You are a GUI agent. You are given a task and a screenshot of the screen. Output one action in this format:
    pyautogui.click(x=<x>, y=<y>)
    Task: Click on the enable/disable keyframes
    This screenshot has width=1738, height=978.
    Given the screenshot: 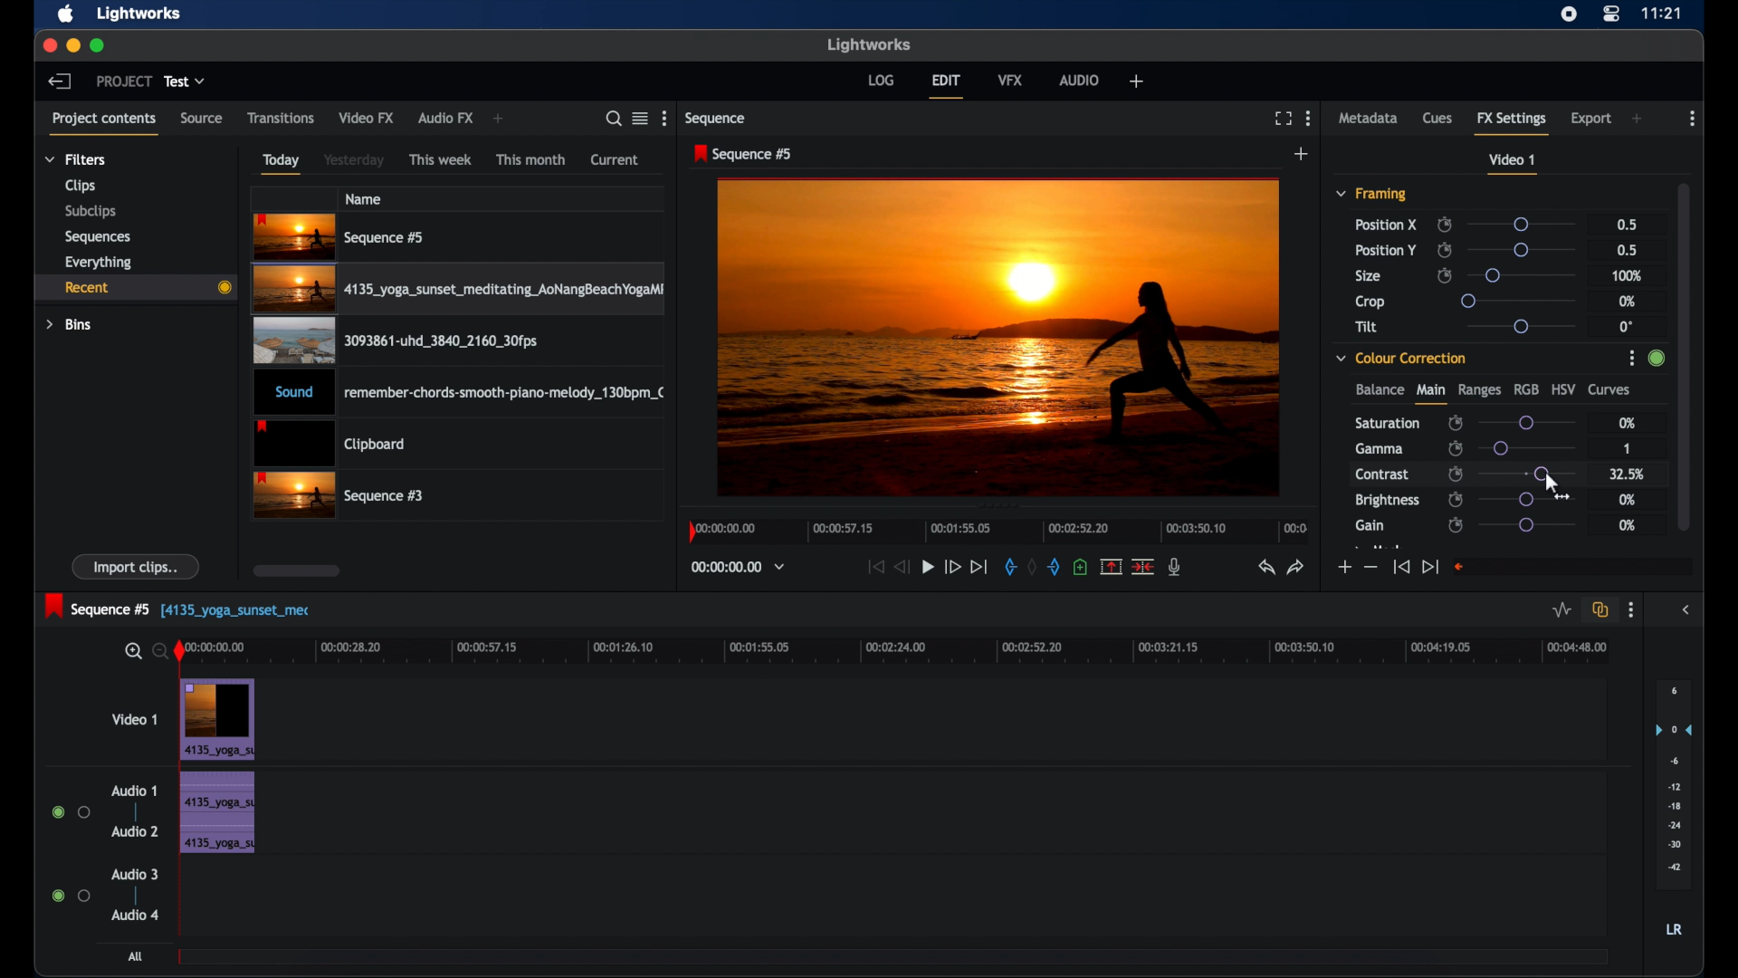 What is the action you would take?
    pyautogui.click(x=1445, y=250)
    